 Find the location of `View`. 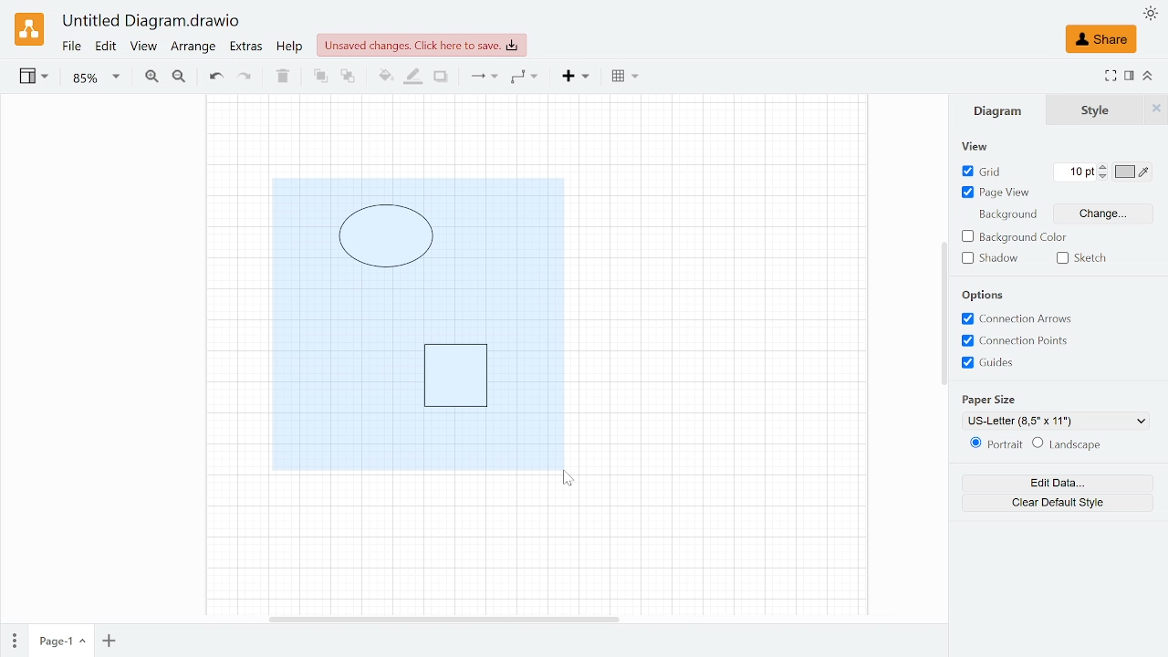

View is located at coordinates (144, 48).